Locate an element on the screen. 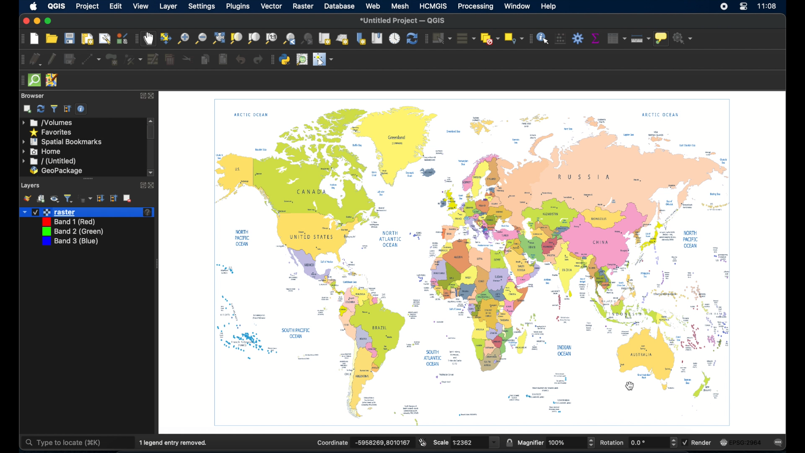  time is located at coordinates (768, 7).